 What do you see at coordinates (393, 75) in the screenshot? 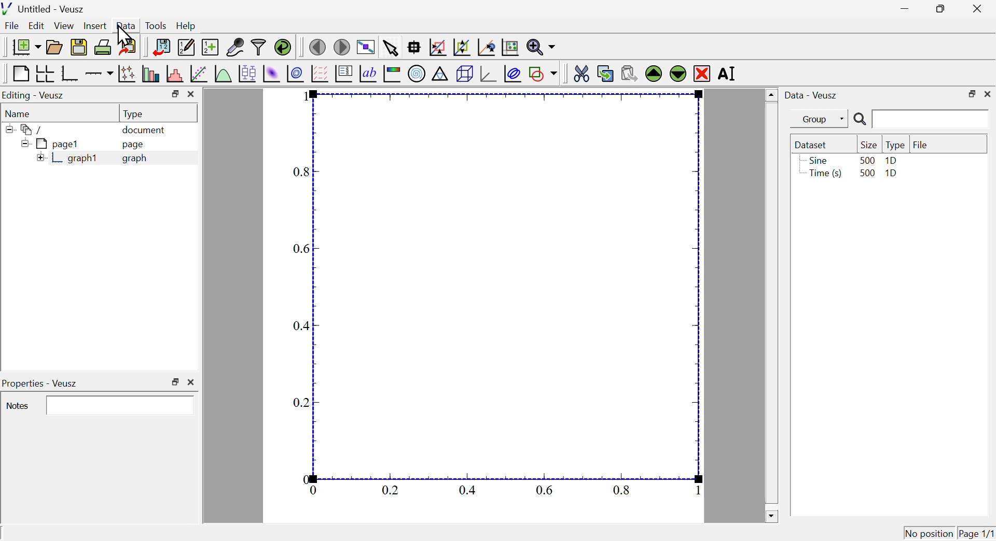
I see `image color bar` at bounding box center [393, 75].